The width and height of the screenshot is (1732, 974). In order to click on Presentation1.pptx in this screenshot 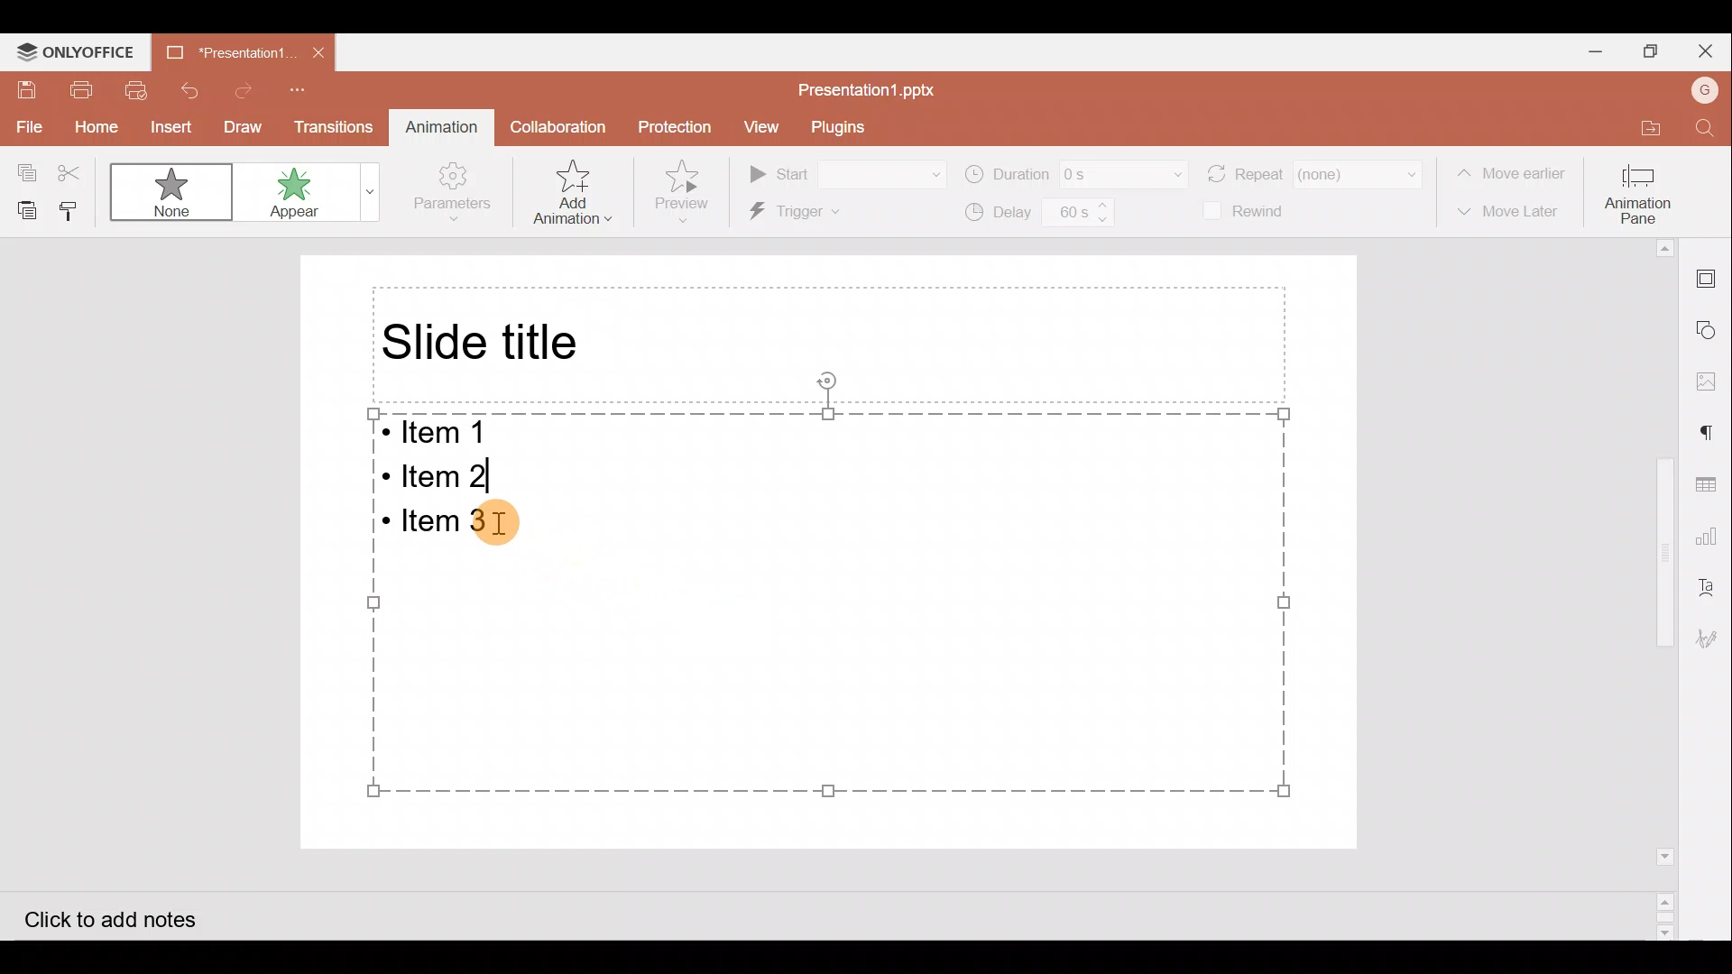, I will do `click(865, 90)`.